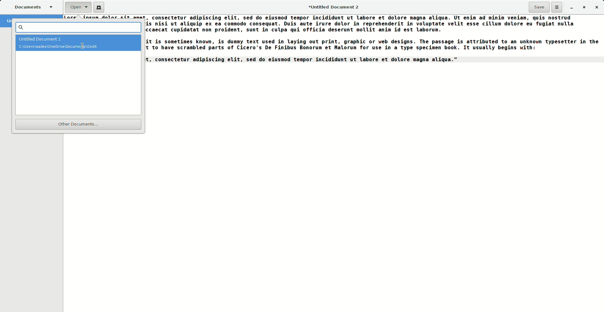 The width and height of the screenshot is (604, 312). I want to click on Paragraphs, so click(373, 42).